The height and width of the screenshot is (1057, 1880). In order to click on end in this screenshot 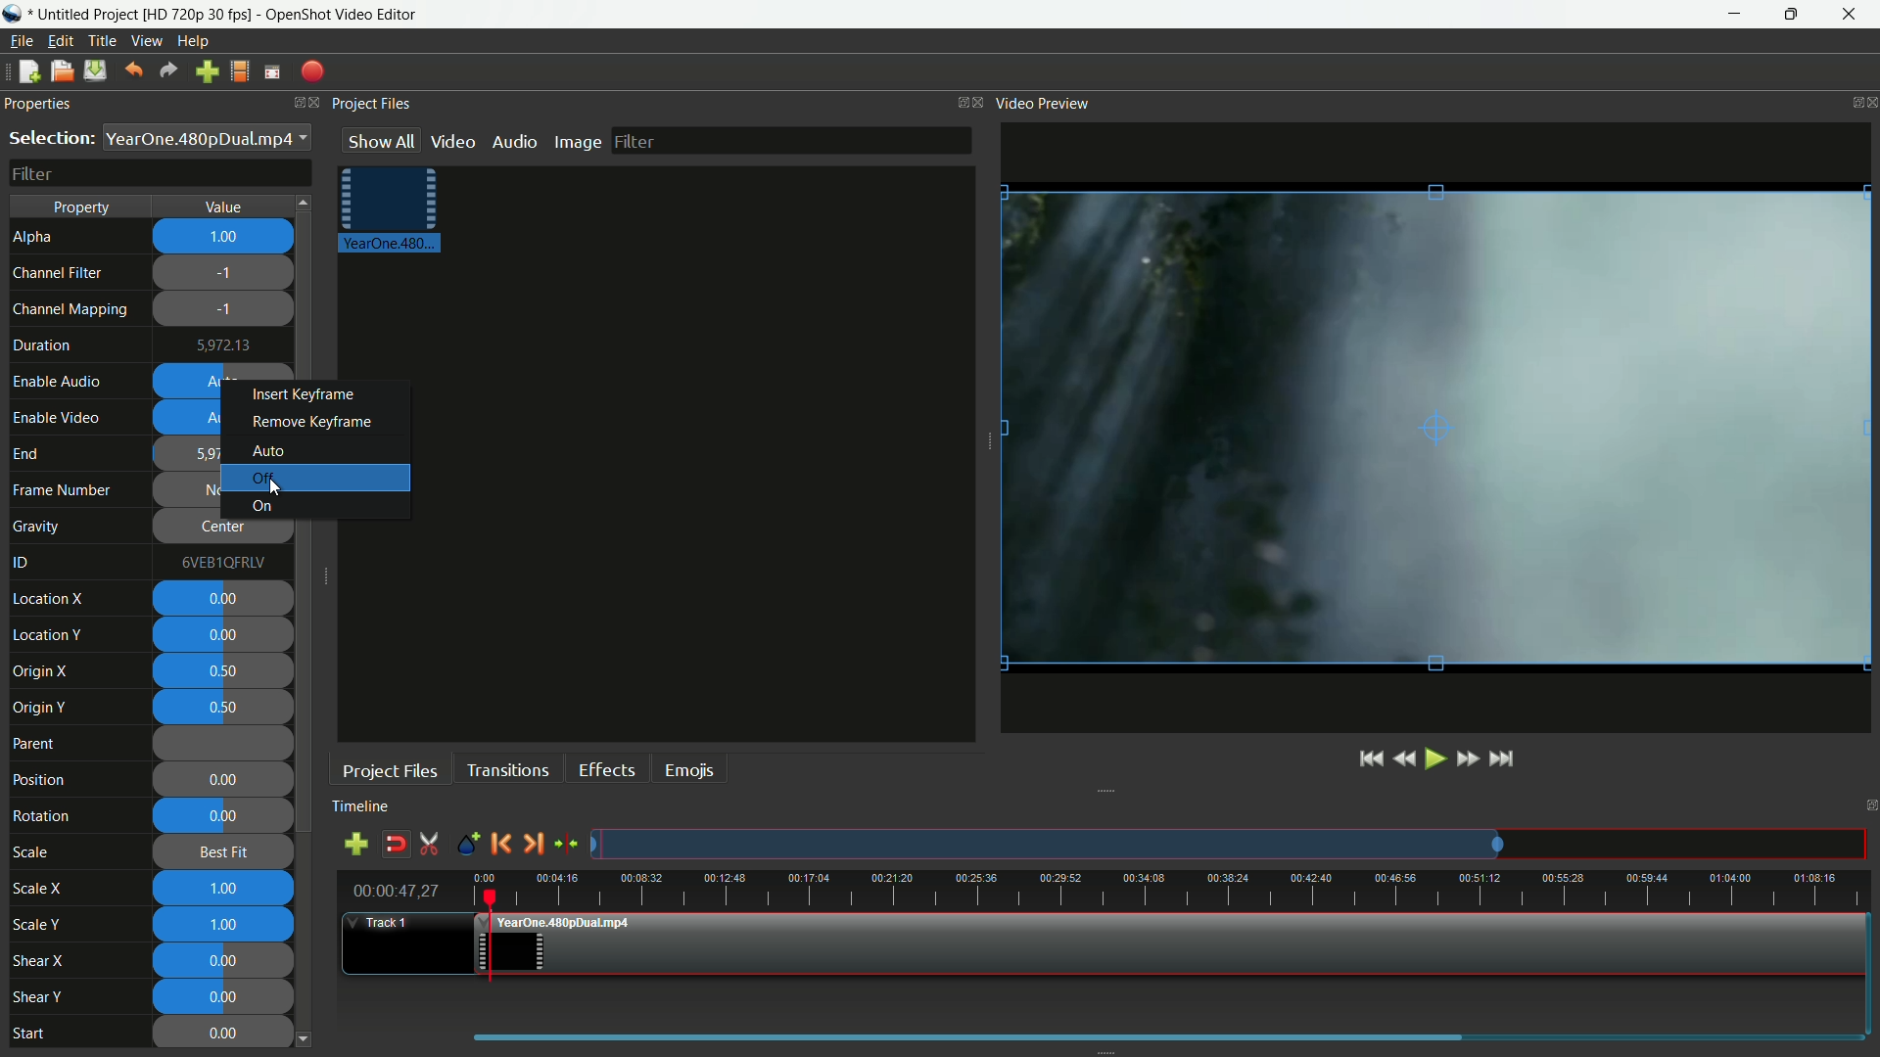, I will do `click(25, 455)`.